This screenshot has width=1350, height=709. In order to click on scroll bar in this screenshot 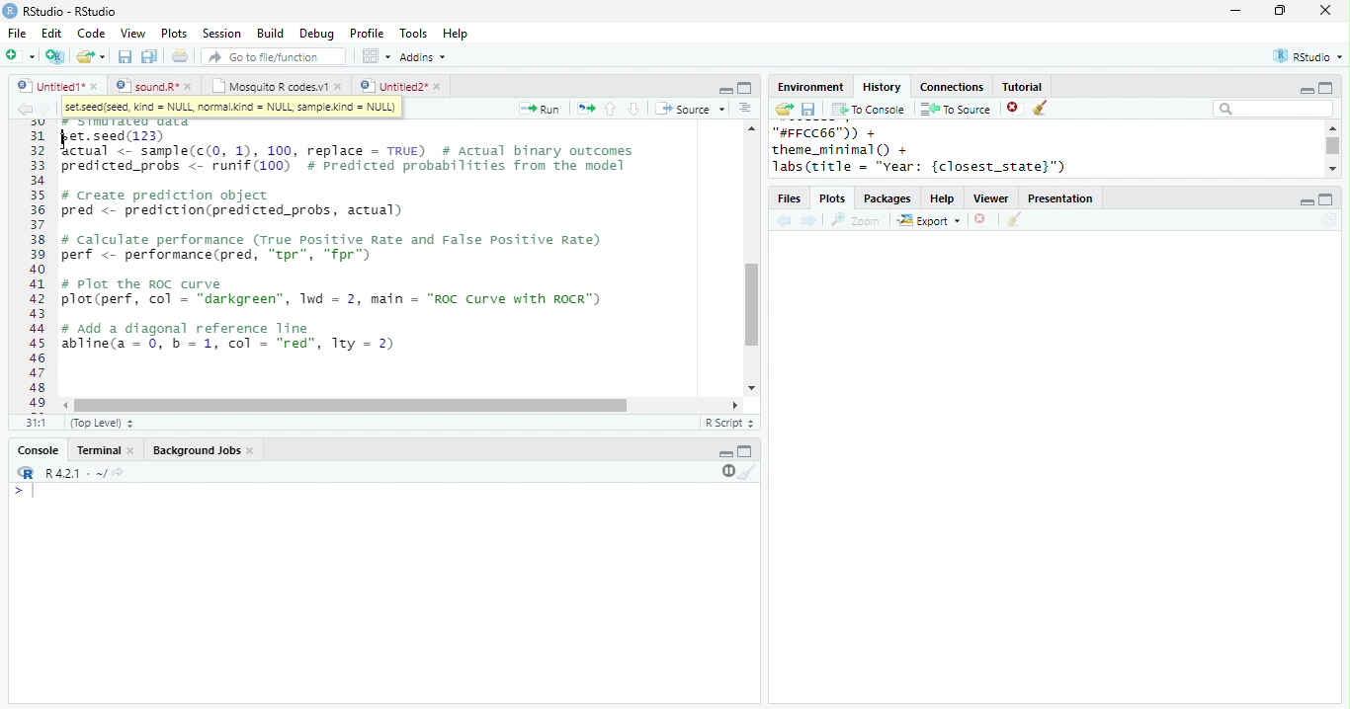, I will do `click(1334, 146)`.